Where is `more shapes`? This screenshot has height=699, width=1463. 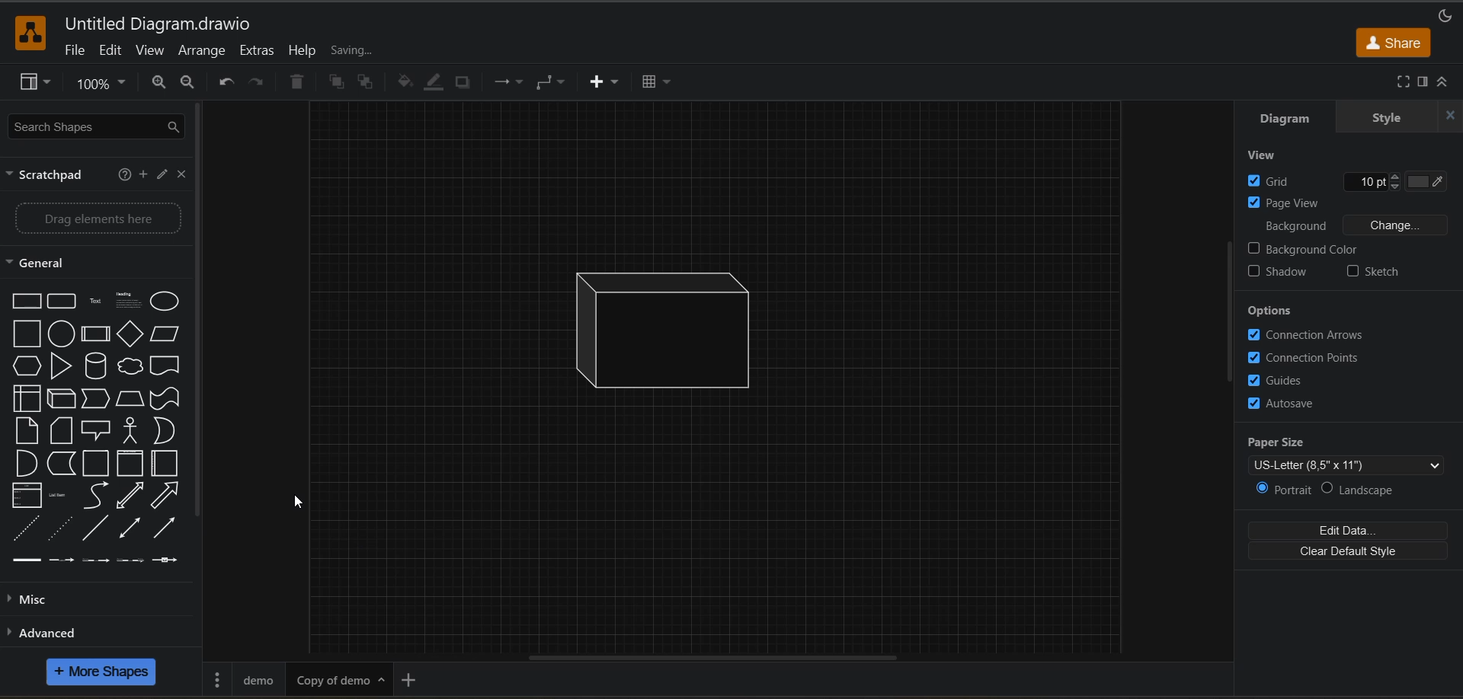
more shapes is located at coordinates (101, 672).